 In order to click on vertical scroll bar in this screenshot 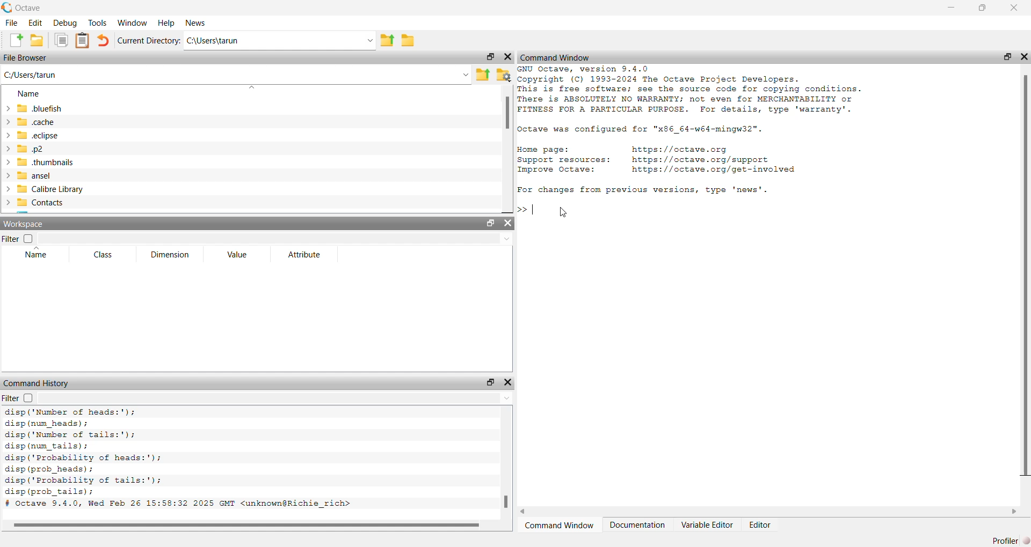, I will do `click(1026, 282)`.